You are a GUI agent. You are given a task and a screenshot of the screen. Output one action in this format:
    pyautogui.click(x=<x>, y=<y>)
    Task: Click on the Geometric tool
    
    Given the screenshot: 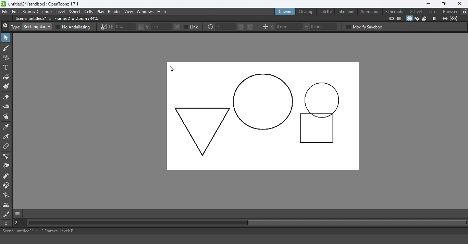 What is the action you would take?
    pyautogui.click(x=6, y=58)
    